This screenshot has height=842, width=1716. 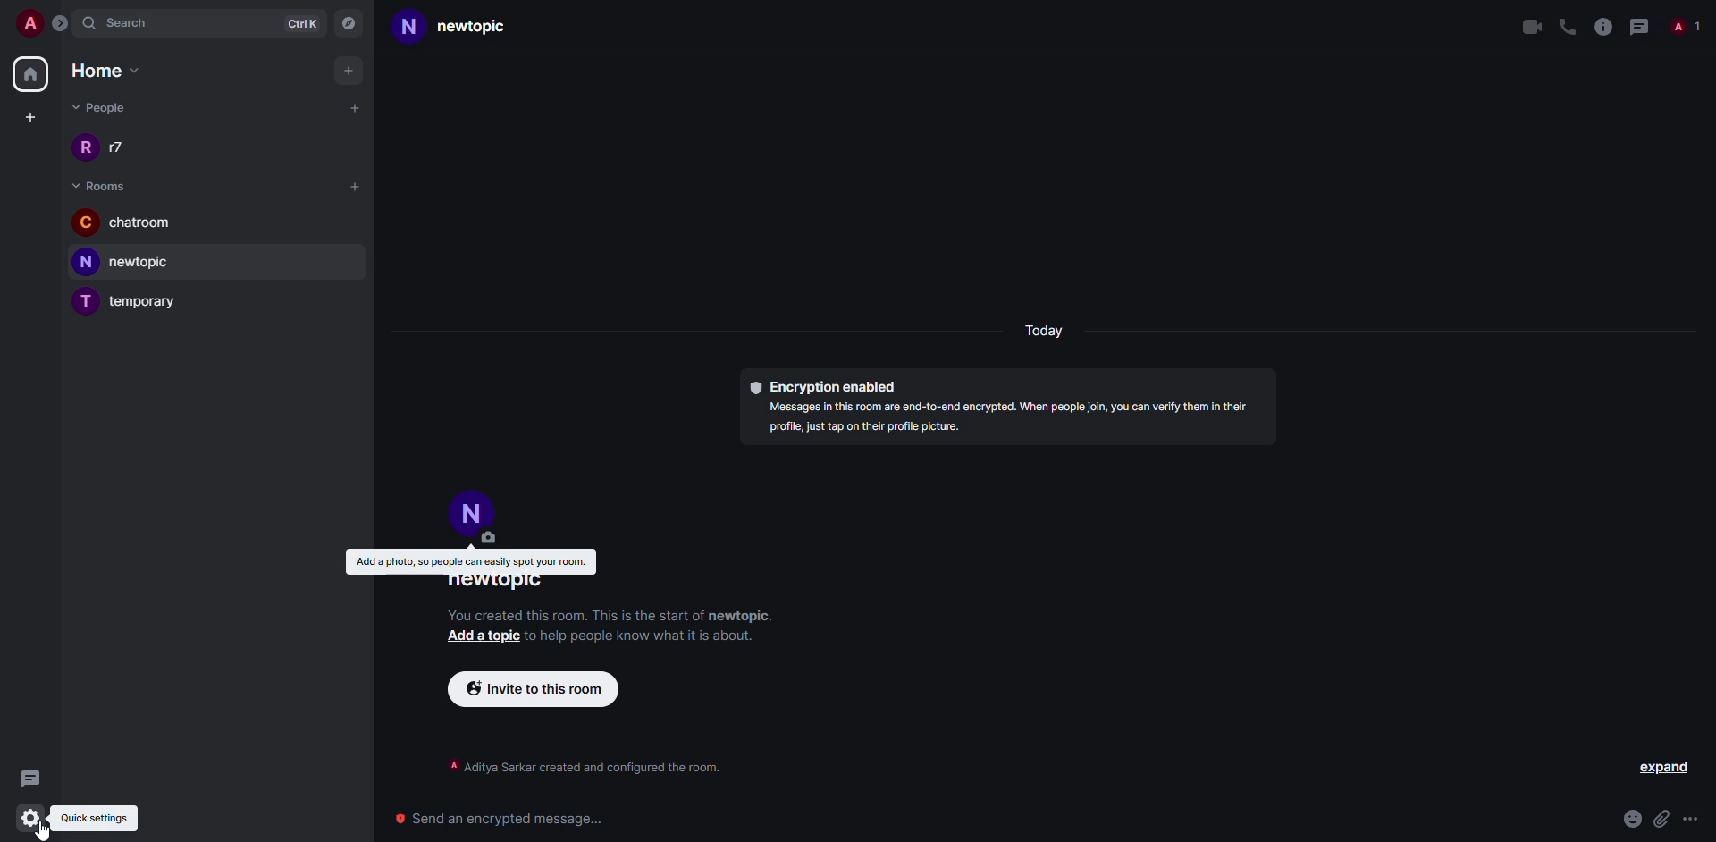 I want to click on threads, so click(x=30, y=779).